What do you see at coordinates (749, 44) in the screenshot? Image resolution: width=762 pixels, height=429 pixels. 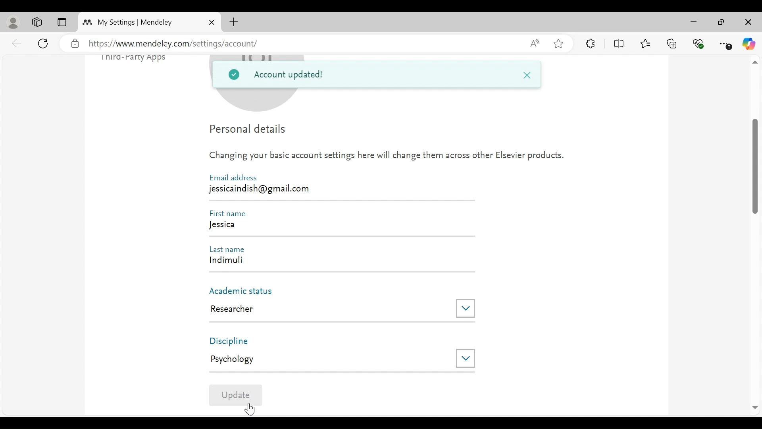 I see `Copilot` at bounding box center [749, 44].